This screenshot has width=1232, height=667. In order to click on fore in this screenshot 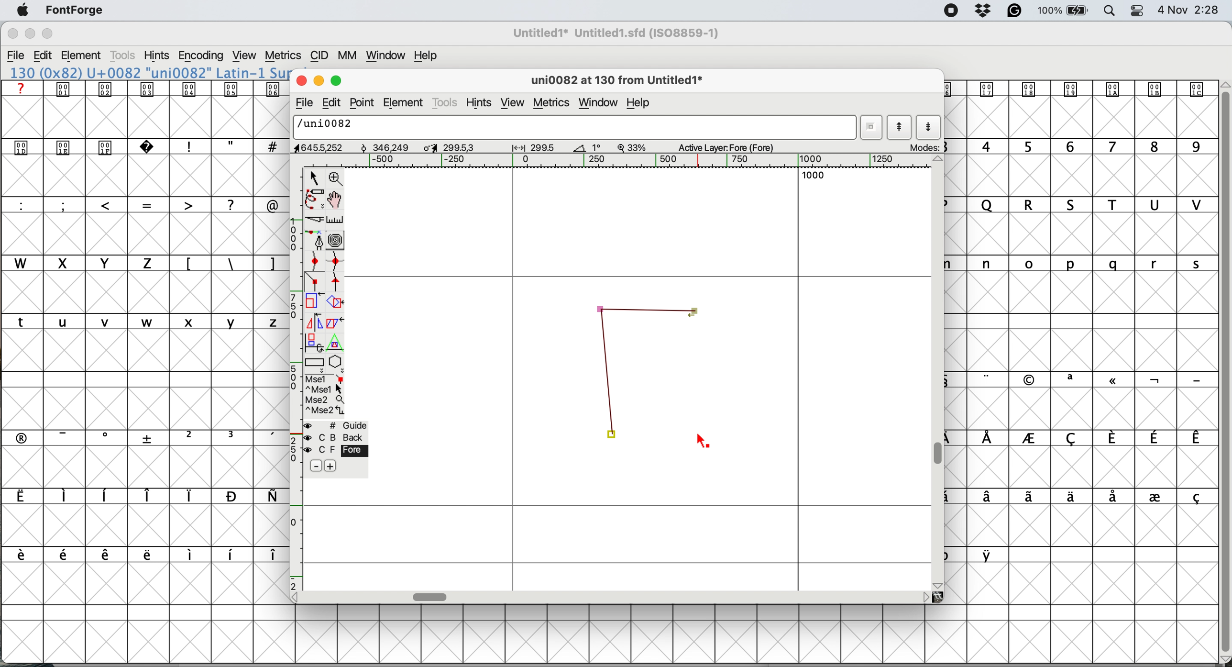, I will do `click(336, 450)`.